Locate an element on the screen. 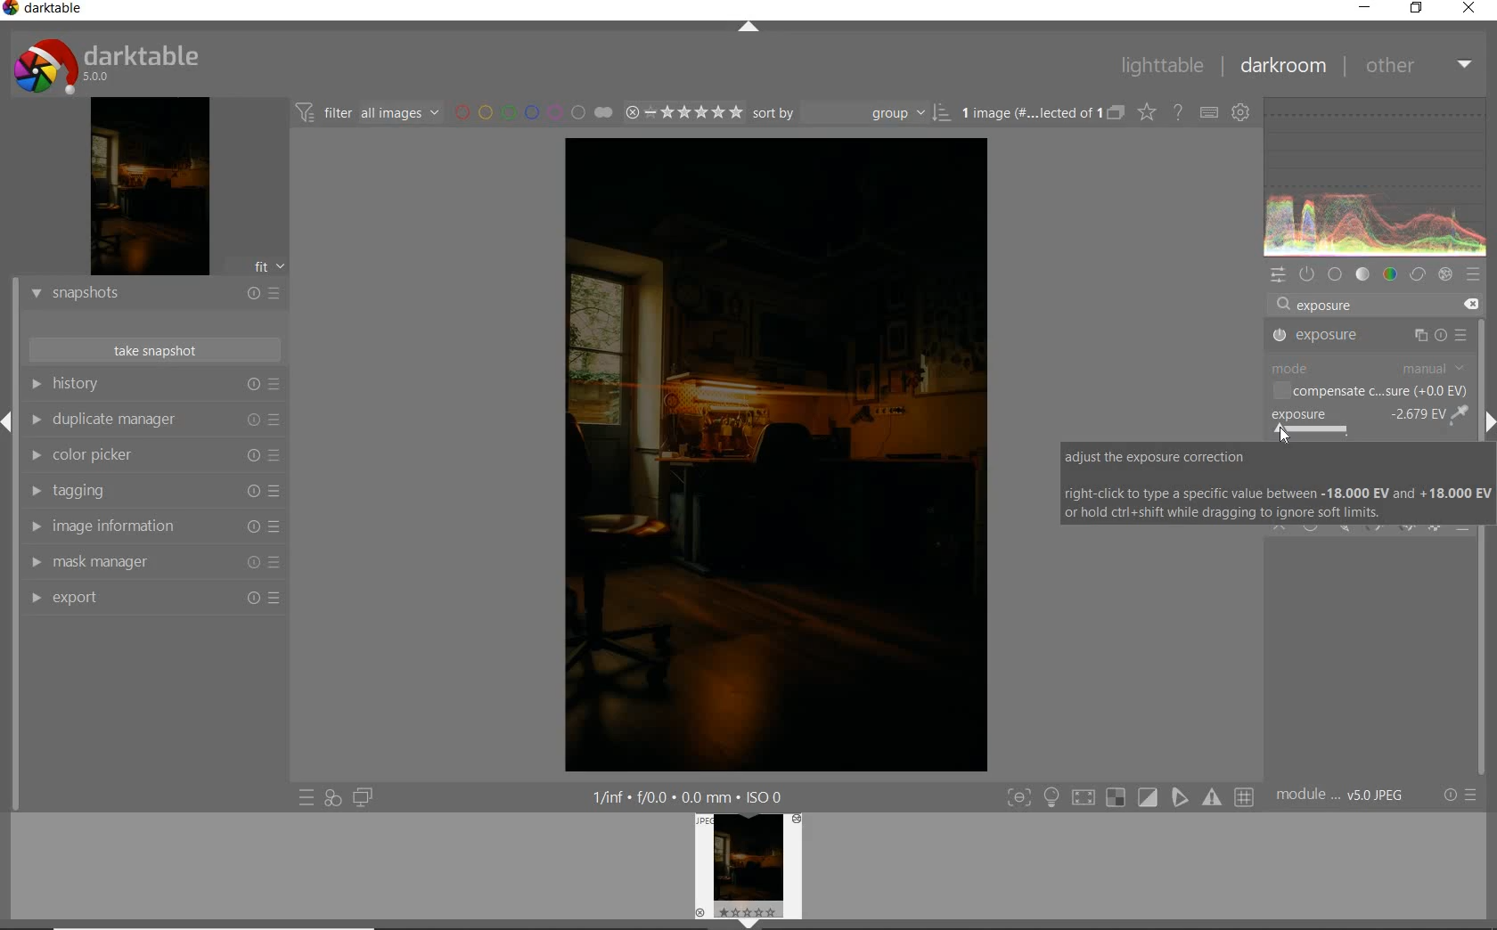 The width and height of the screenshot is (1497, 930). scrollbar is located at coordinates (1486, 547).